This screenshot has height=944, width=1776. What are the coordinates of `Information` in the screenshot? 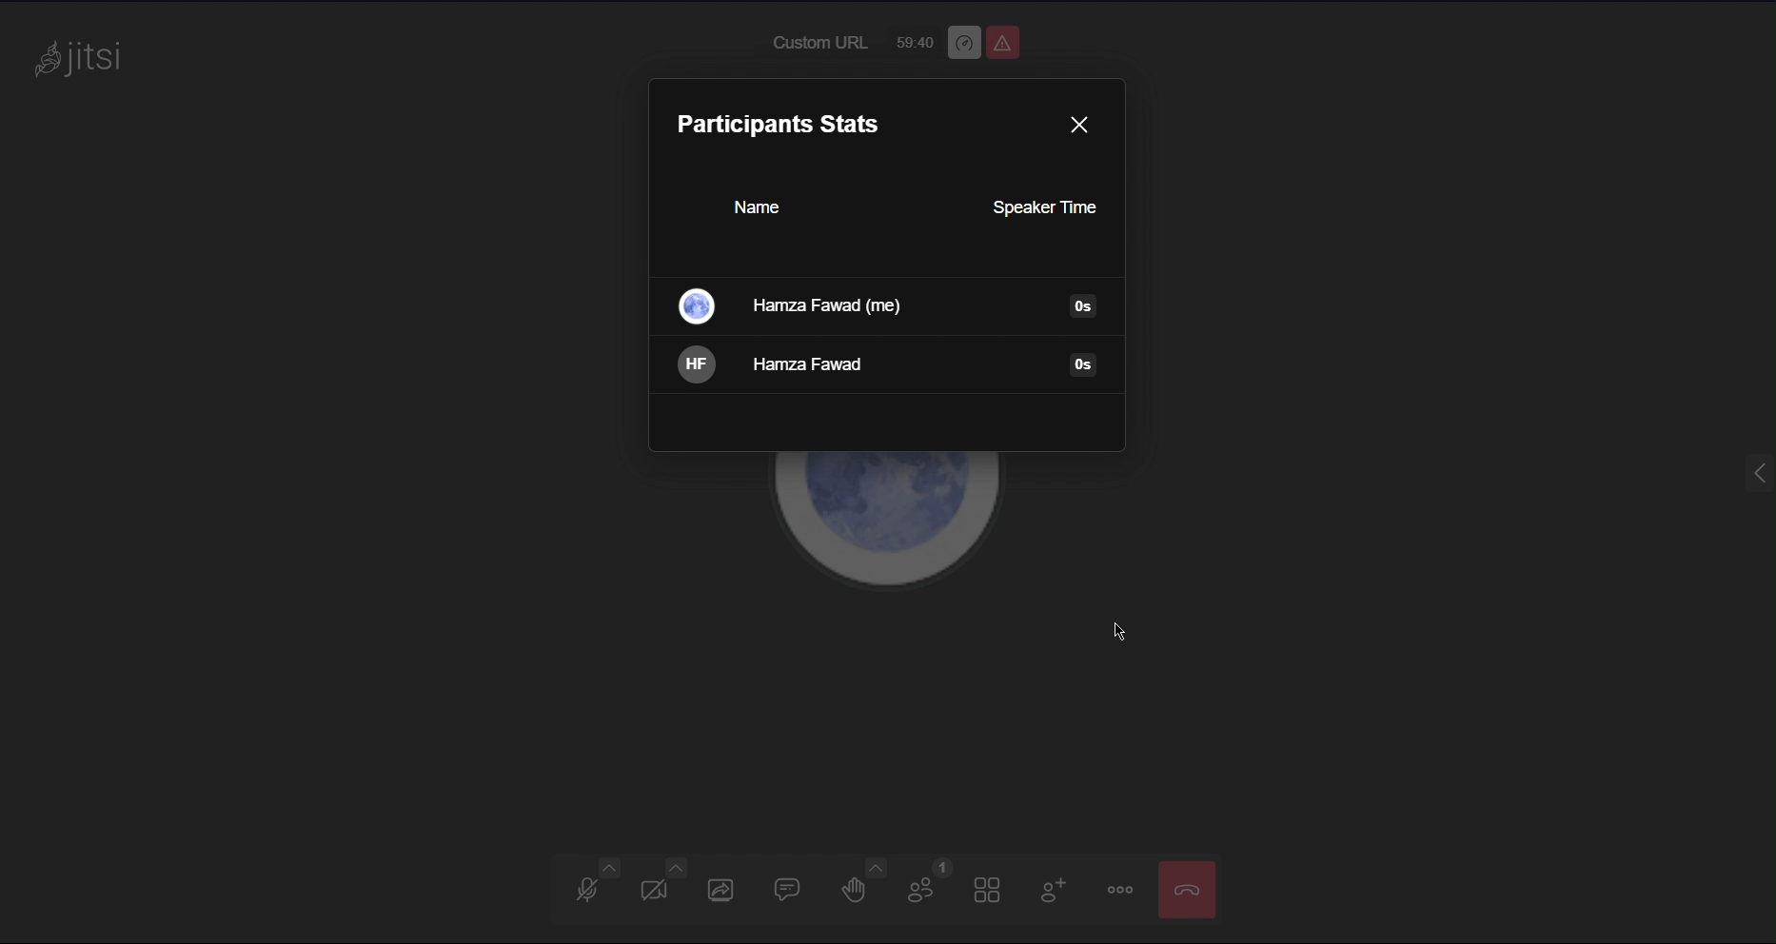 It's located at (1077, 366).